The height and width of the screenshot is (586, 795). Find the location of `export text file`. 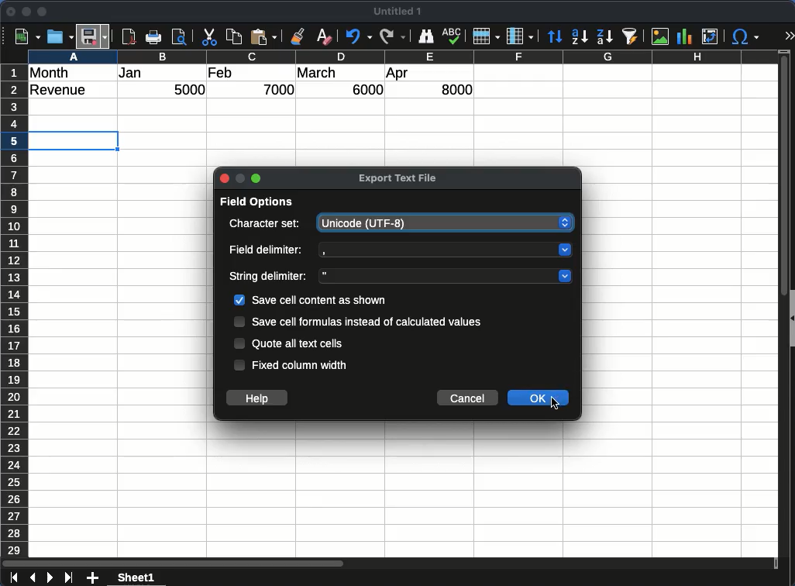

export text file is located at coordinates (399, 177).